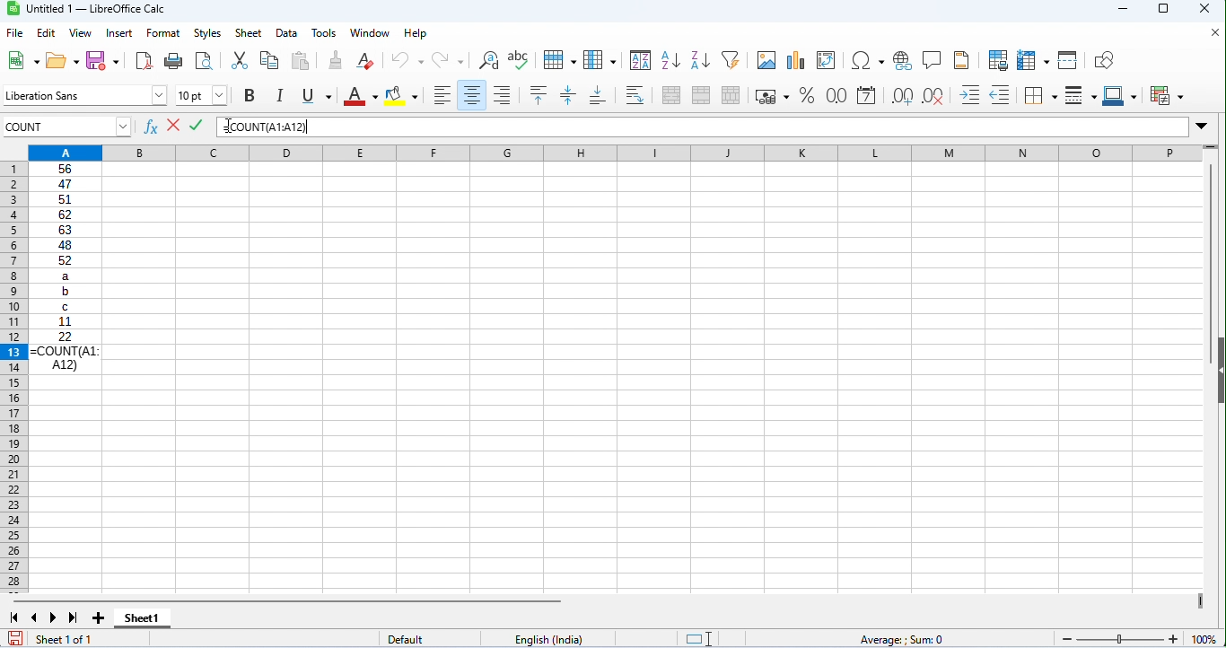 Image resolution: width=1226 pixels, height=648 pixels. What do you see at coordinates (867, 95) in the screenshot?
I see `format as date` at bounding box center [867, 95].